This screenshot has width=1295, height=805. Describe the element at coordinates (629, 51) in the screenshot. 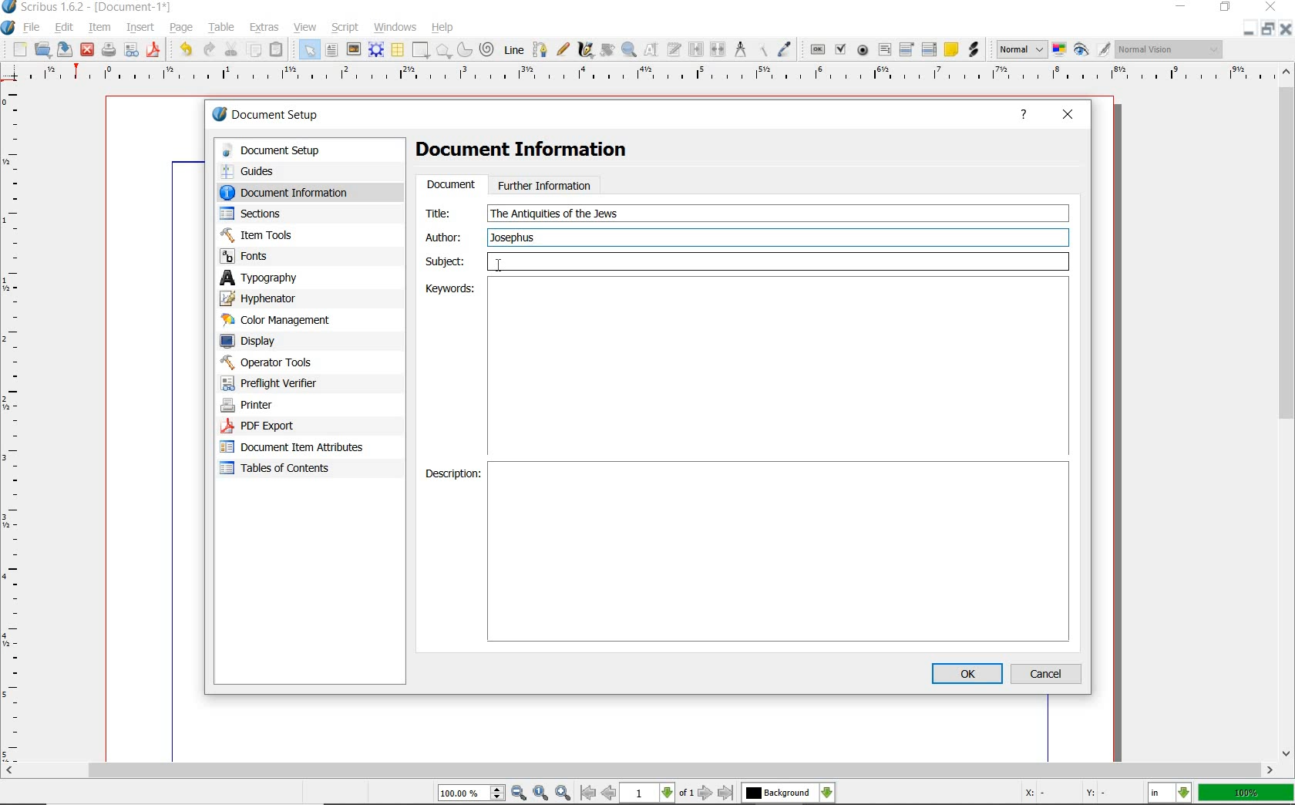

I see `zoom in or zoom out` at that location.